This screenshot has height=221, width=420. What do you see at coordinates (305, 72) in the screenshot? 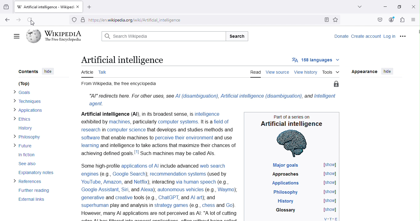
I see `View history` at bounding box center [305, 72].